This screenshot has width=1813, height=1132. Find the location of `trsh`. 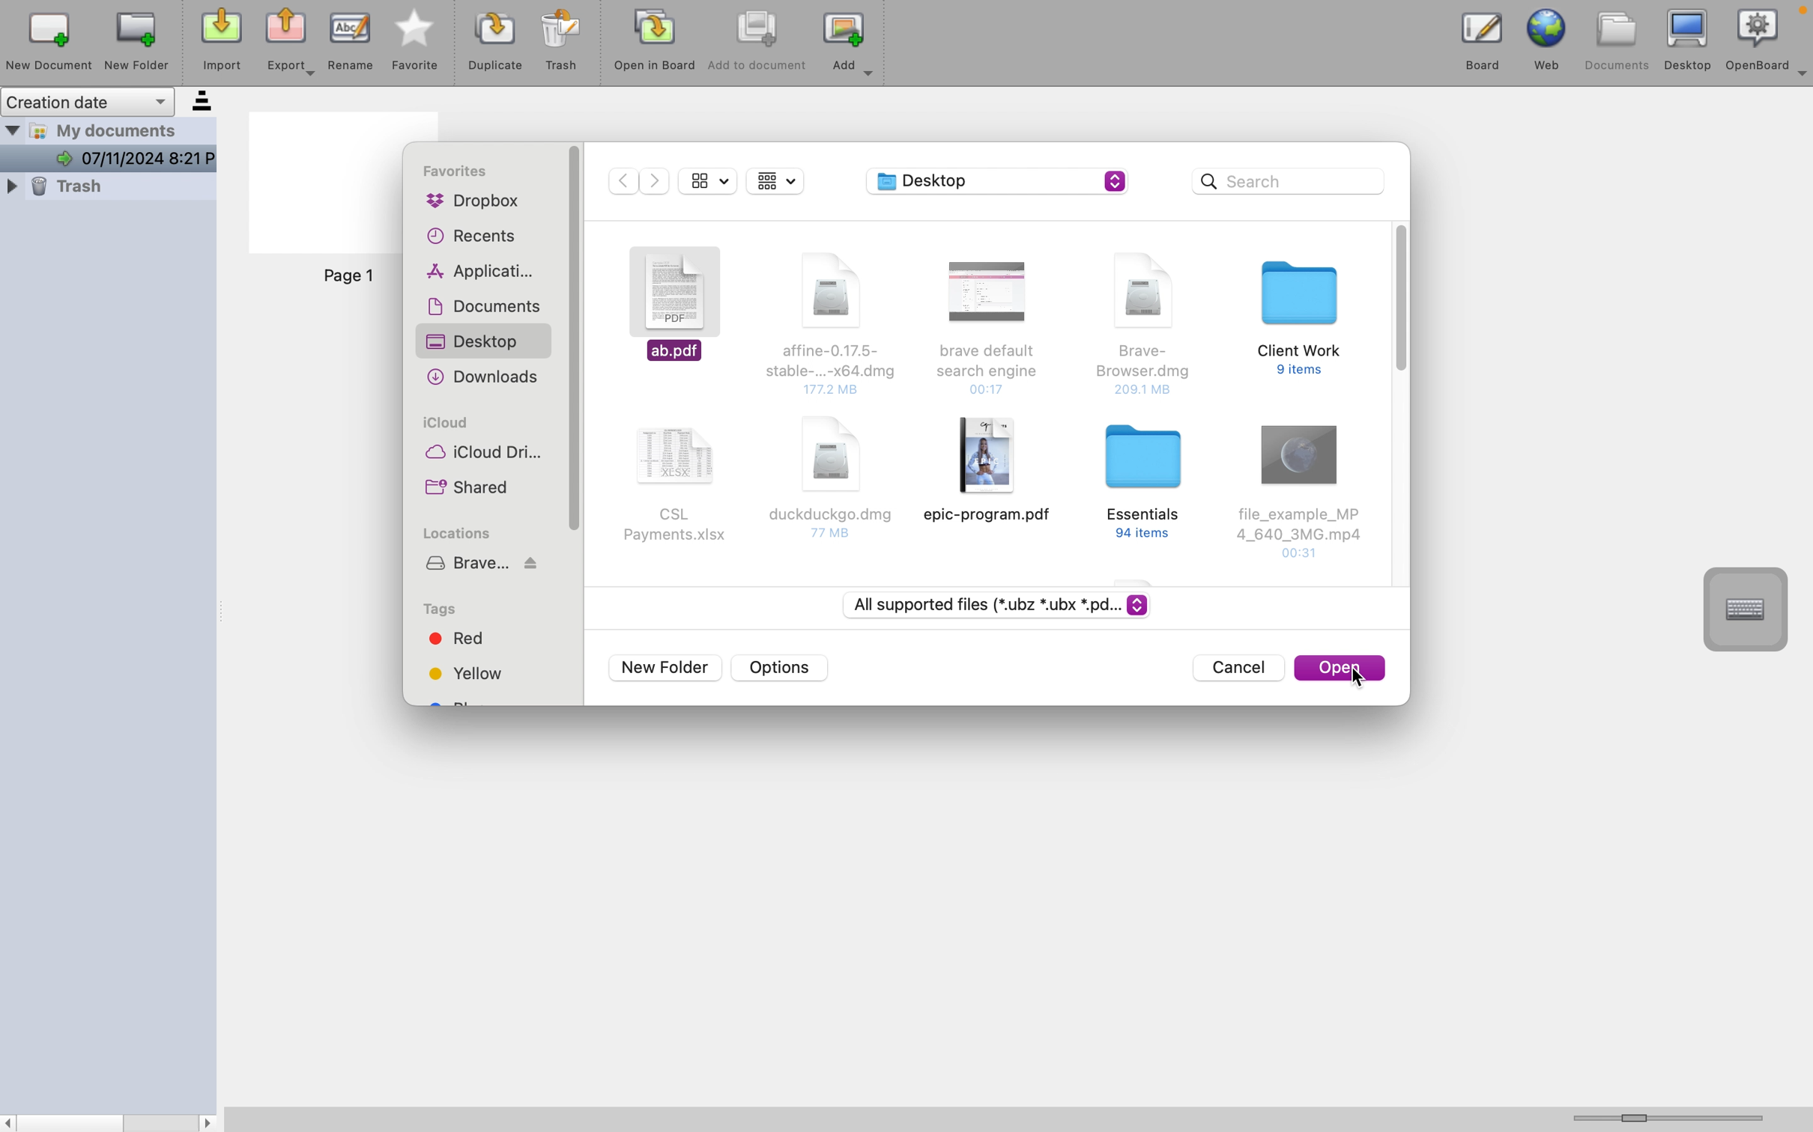

trsh is located at coordinates (105, 186).